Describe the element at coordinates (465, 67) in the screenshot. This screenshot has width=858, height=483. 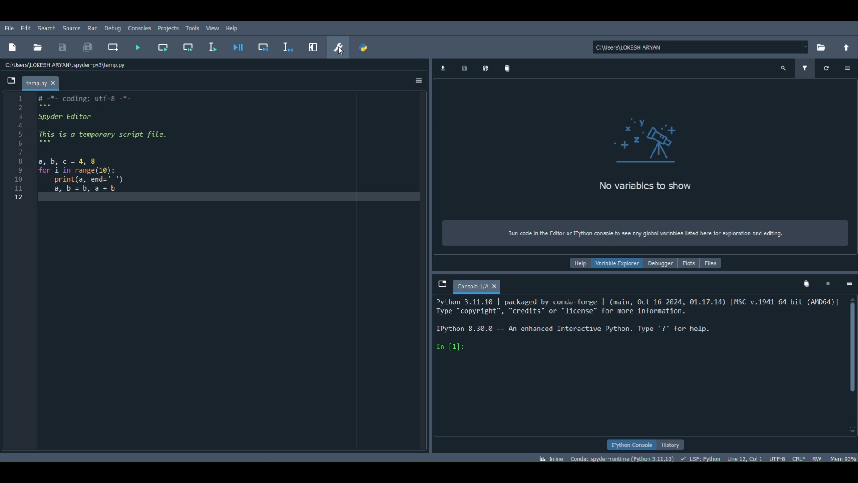
I see `Save data` at that location.